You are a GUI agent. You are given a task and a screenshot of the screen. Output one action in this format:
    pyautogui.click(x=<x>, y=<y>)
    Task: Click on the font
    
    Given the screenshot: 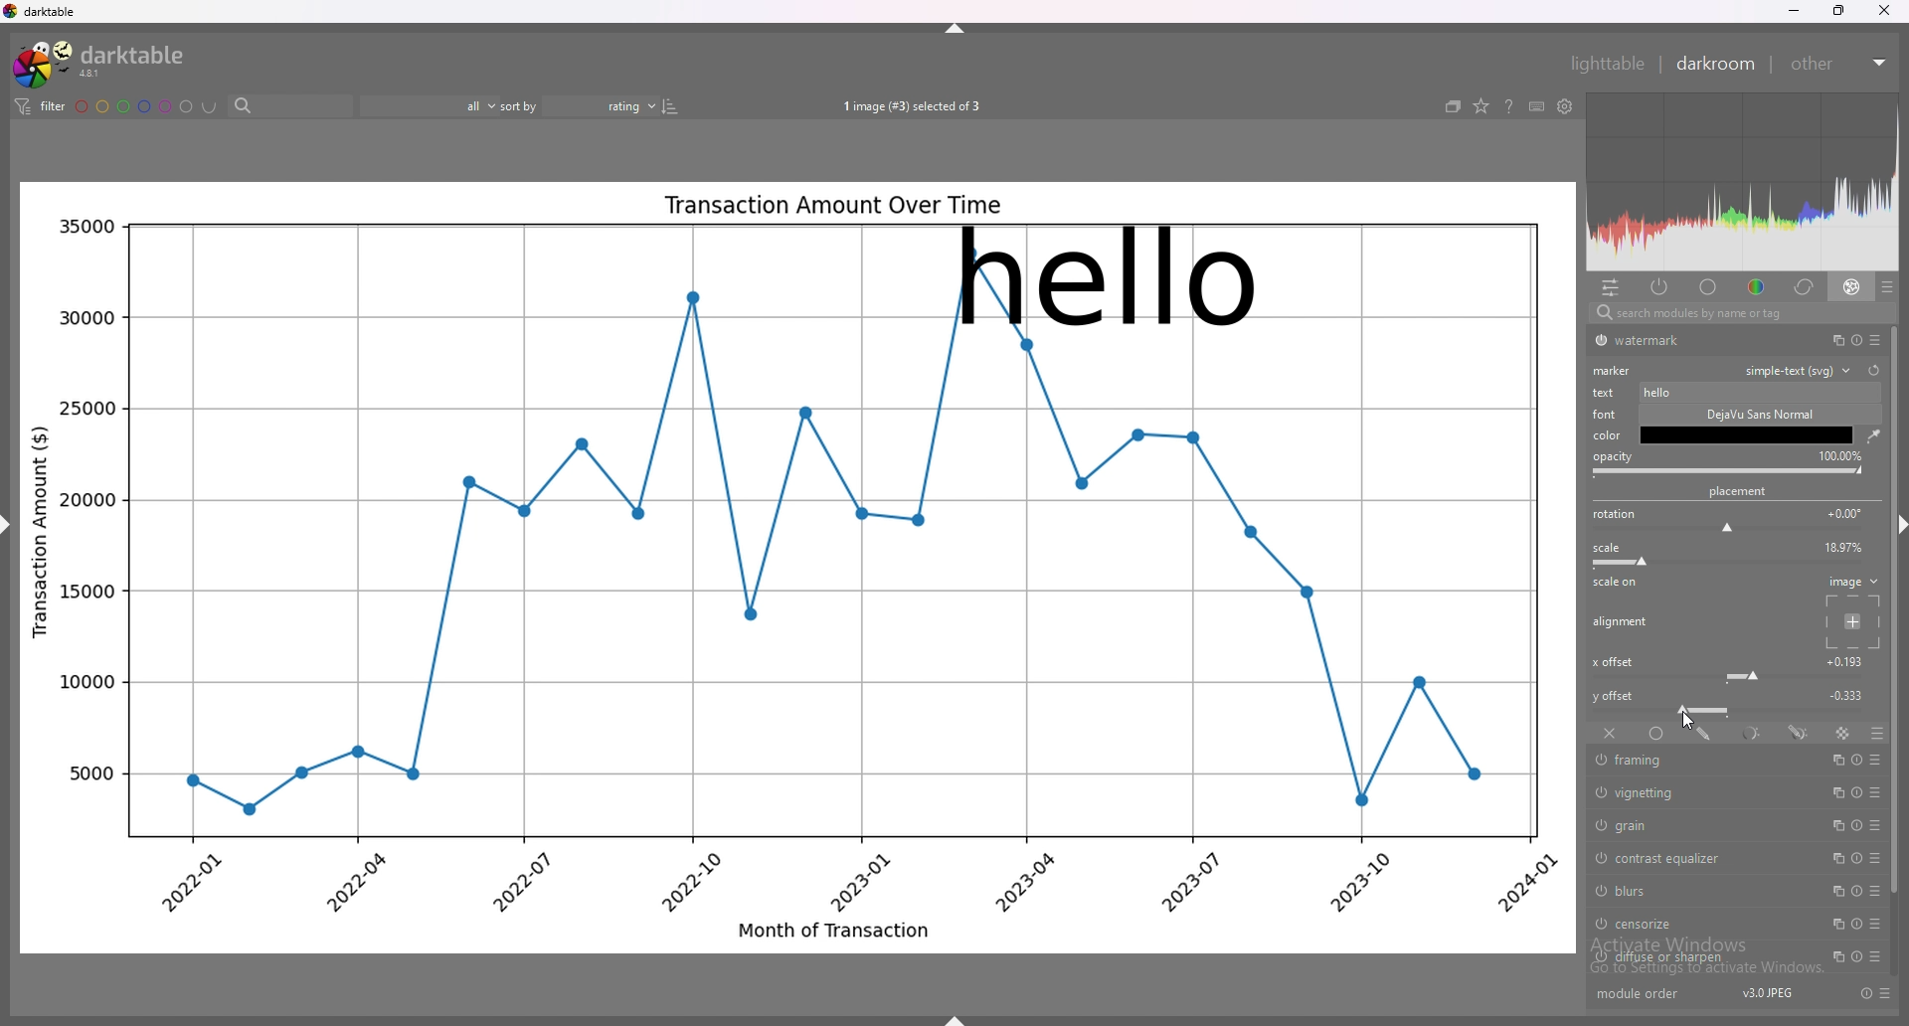 What is the action you would take?
    pyautogui.click(x=1607, y=415)
    